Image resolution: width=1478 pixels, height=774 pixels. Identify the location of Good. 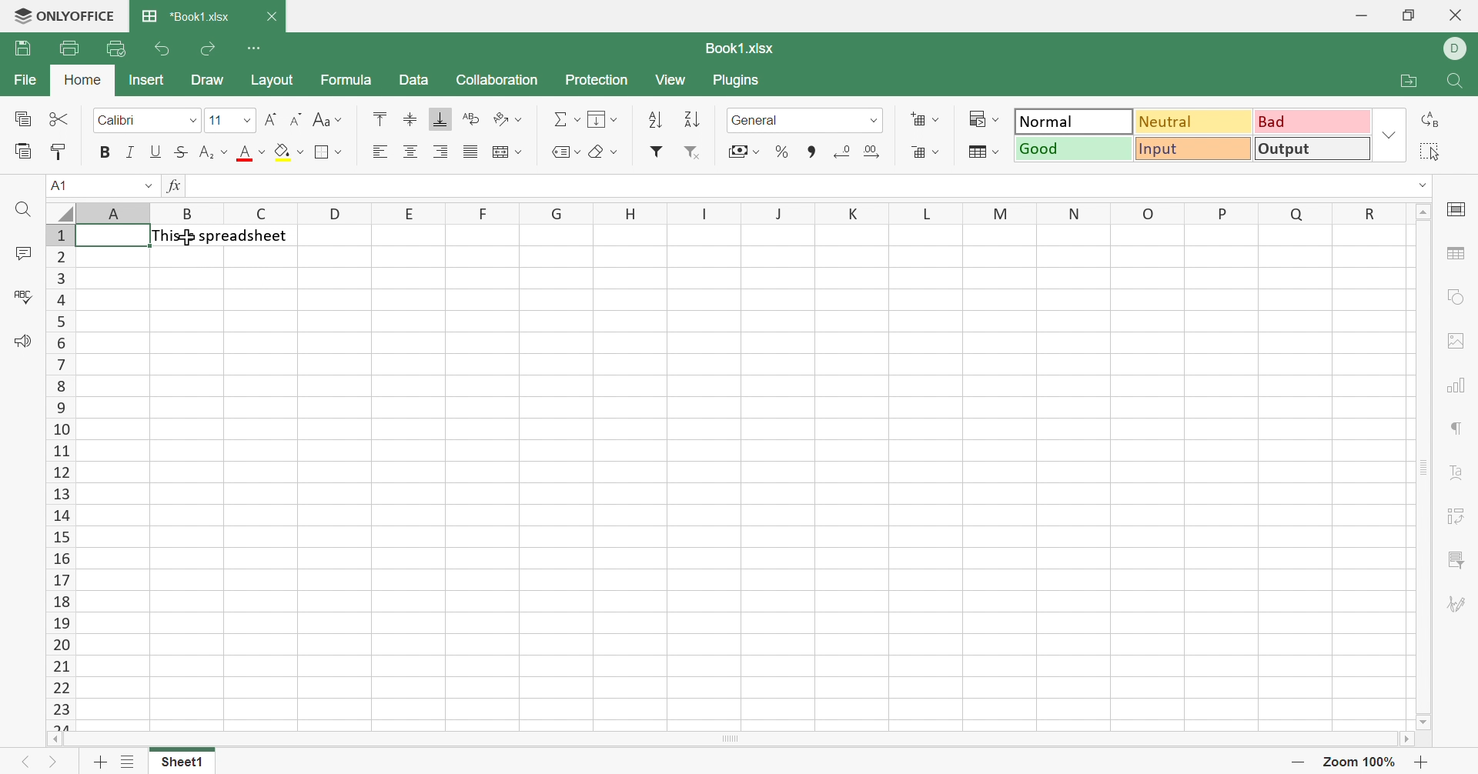
(1075, 148).